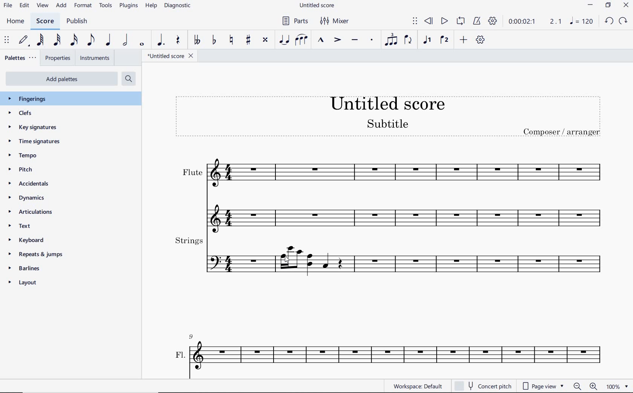  Describe the element at coordinates (15, 21) in the screenshot. I see `home` at that location.